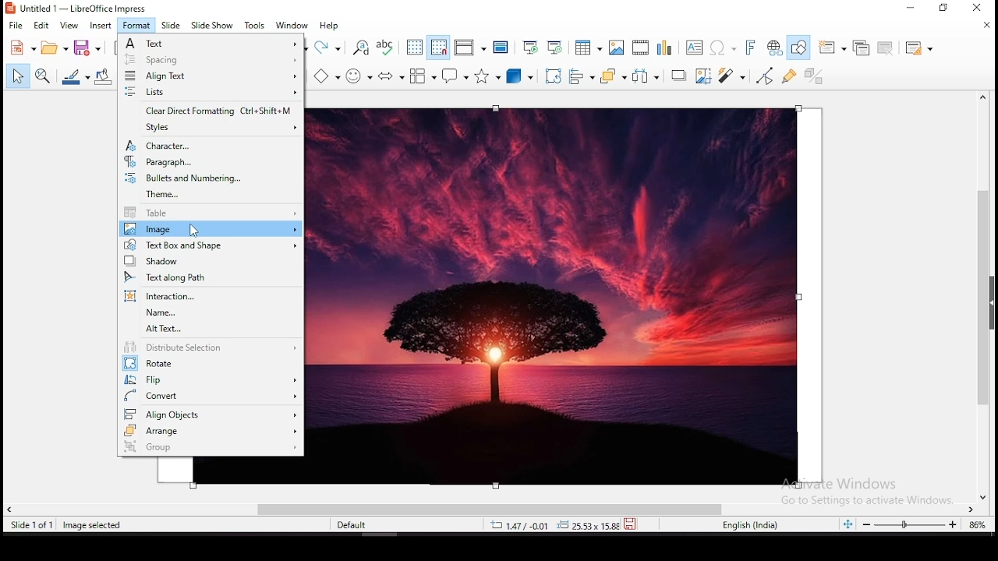 The height and width of the screenshot is (561, 998). What do you see at coordinates (977, 9) in the screenshot?
I see `close window` at bounding box center [977, 9].